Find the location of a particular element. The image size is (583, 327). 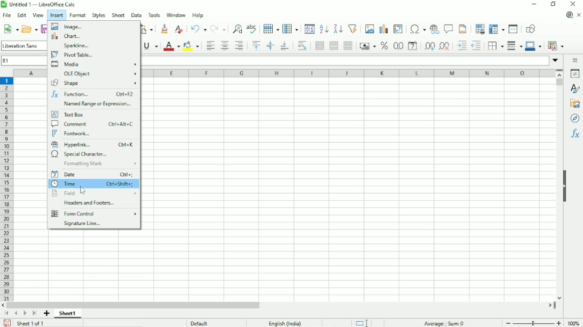

Spell check is located at coordinates (253, 28).